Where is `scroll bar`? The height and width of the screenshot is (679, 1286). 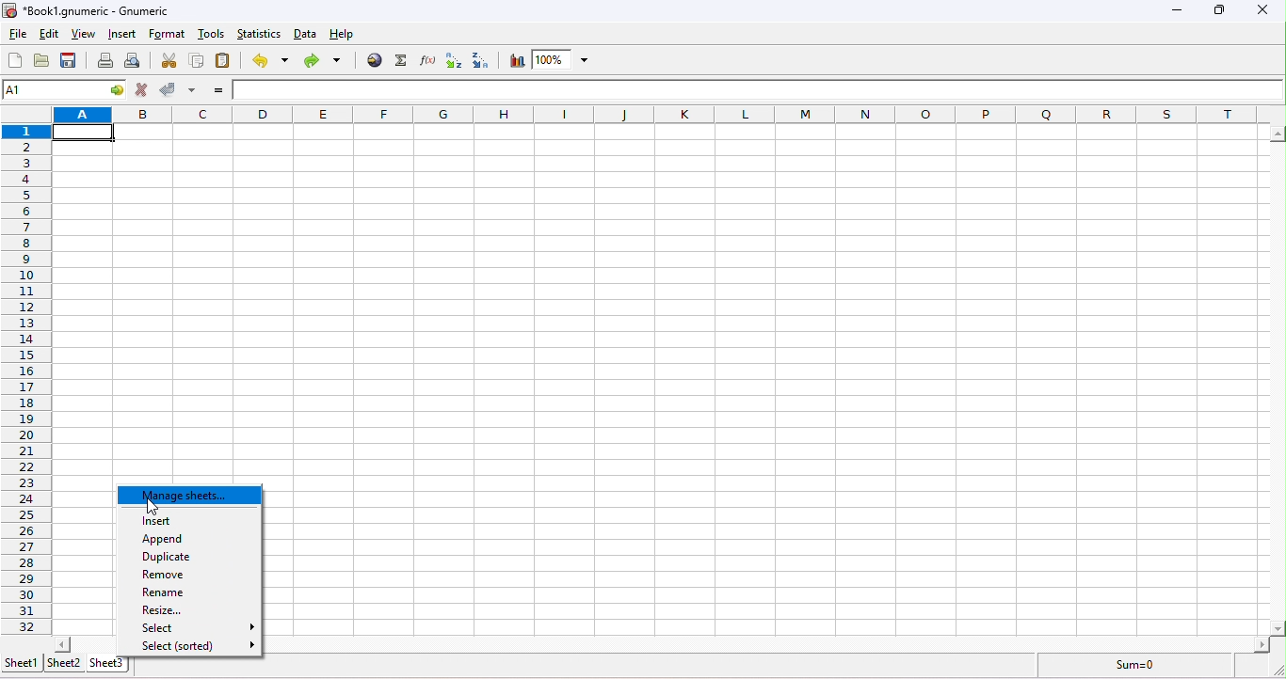 scroll bar is located at coordinates (770, 643).